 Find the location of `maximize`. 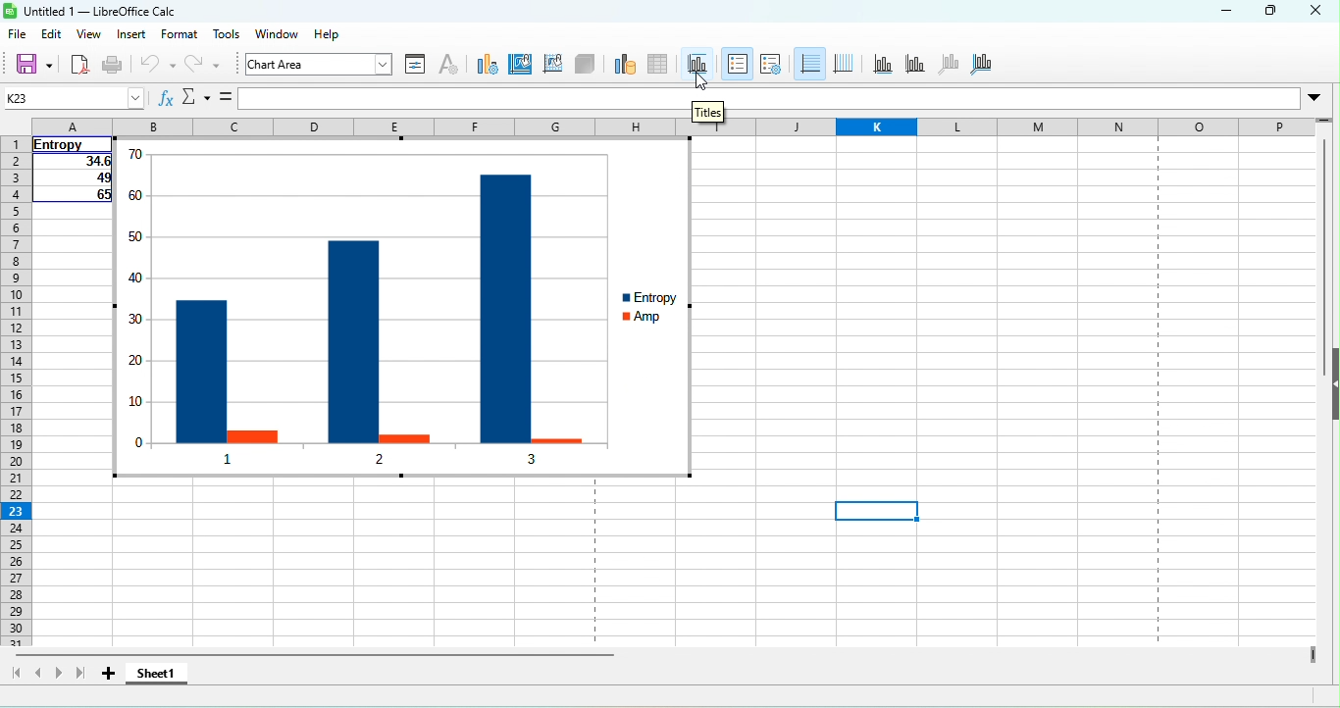

maximize is located at coordinates (1274, 10).